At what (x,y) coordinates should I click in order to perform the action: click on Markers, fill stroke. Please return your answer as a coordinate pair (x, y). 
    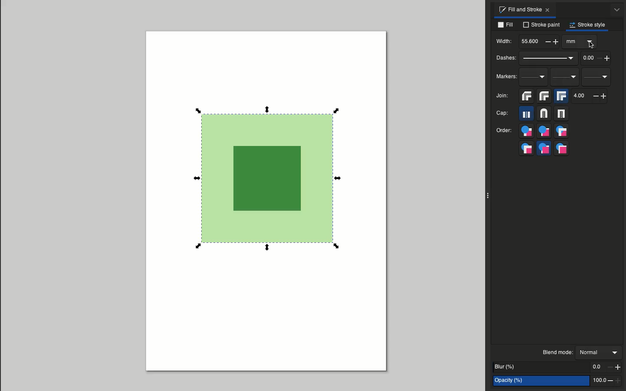
    Looking at the image, I should click on (526, 148).